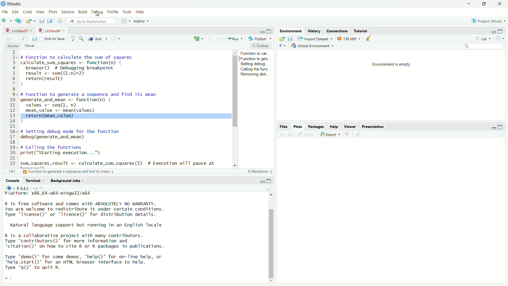 The height and width of the screenshot is (286, 508). What do you see at coordinates (491, 127) in the screenshot?
I see `minimize` at bounding box center [491, 127].